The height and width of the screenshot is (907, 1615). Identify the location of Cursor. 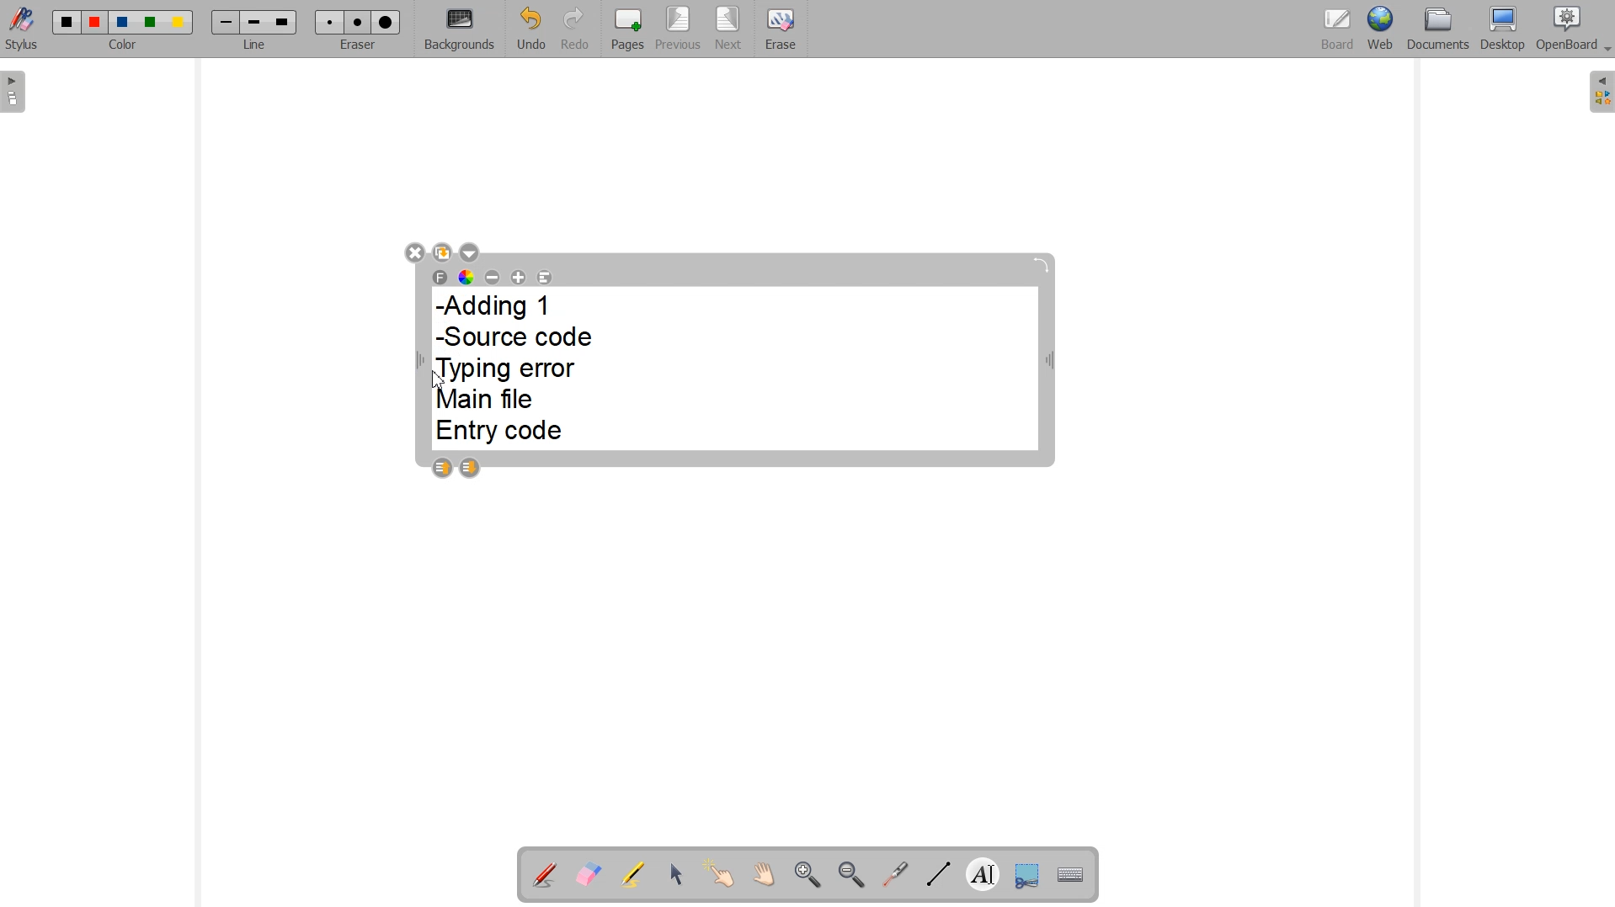
(438, 379).